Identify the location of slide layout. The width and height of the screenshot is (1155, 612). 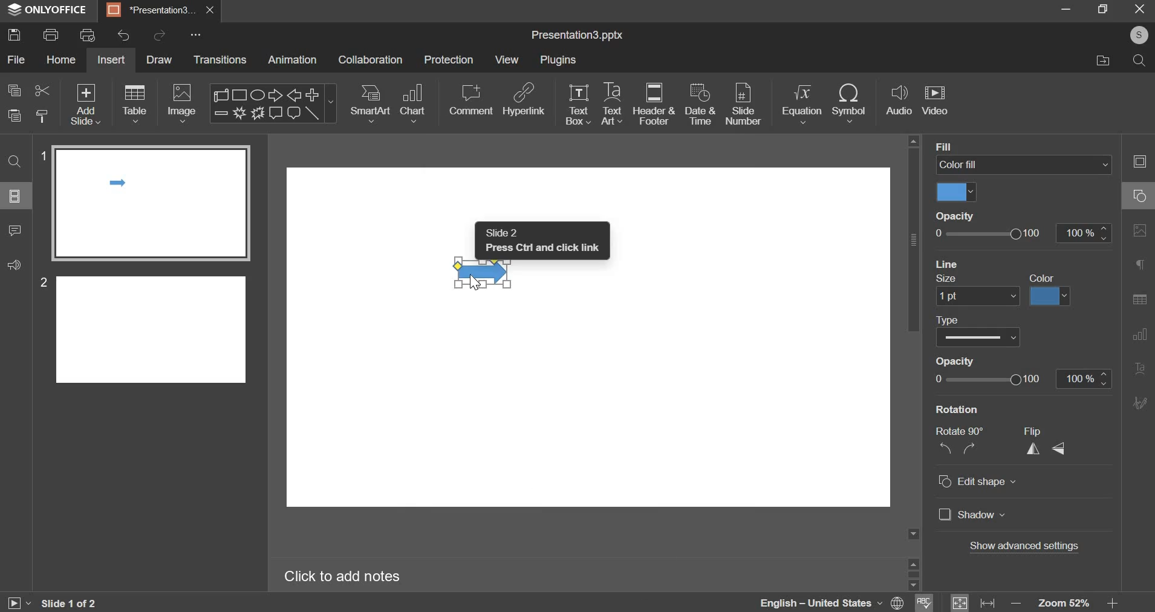
(15, 196).